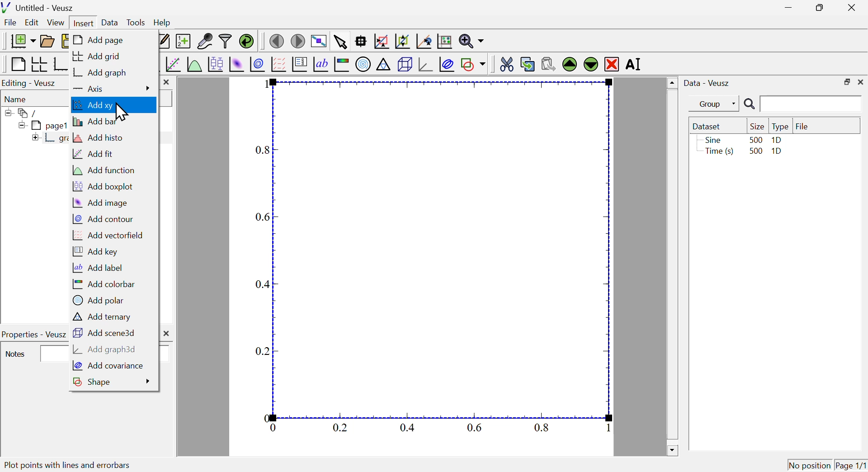  I want to click on cut the selected widget, so click(505, 63).